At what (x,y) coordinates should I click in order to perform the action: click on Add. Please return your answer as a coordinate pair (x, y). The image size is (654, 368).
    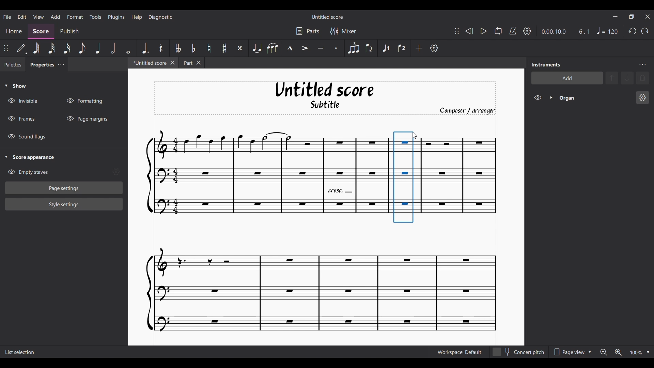
    Looking at the image, I should click on (419, 48).